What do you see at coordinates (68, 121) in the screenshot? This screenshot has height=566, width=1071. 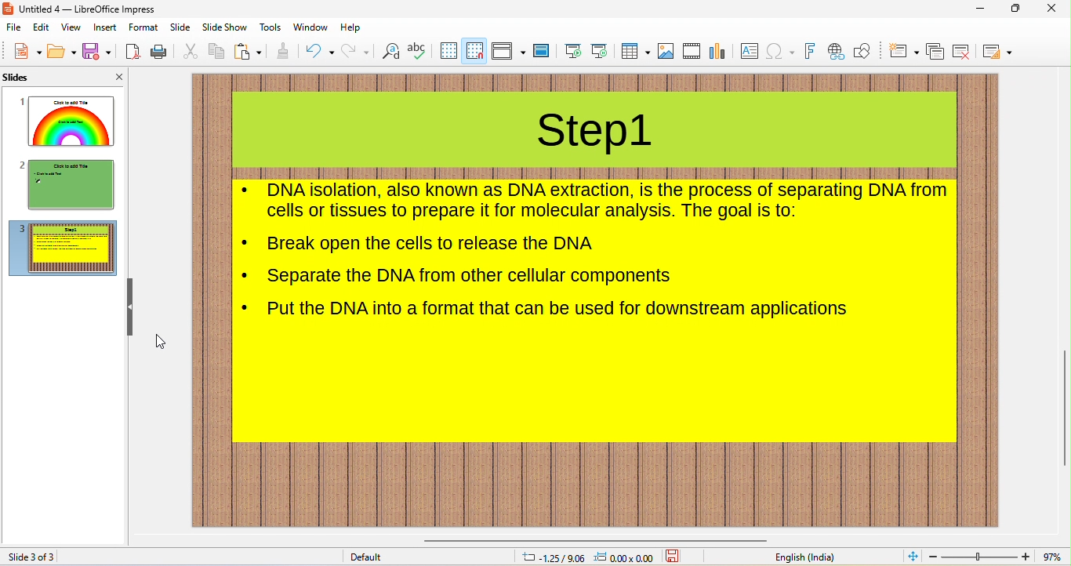 I see `slide1` at bounding box center [68, 121].